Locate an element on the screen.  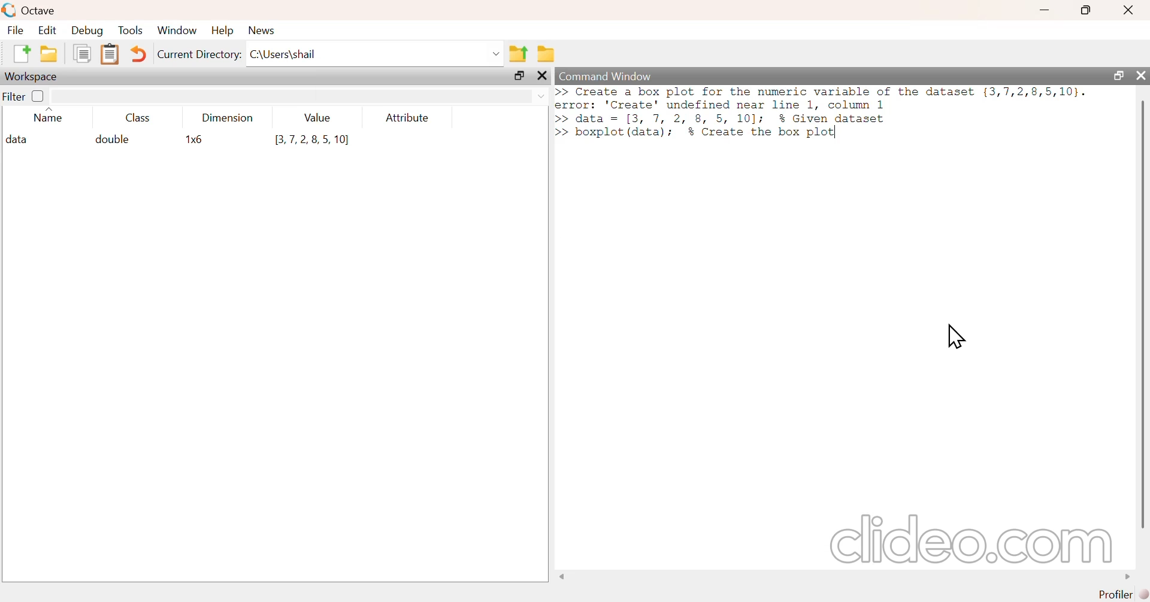
profiler is located at coordinates (1126, 594).